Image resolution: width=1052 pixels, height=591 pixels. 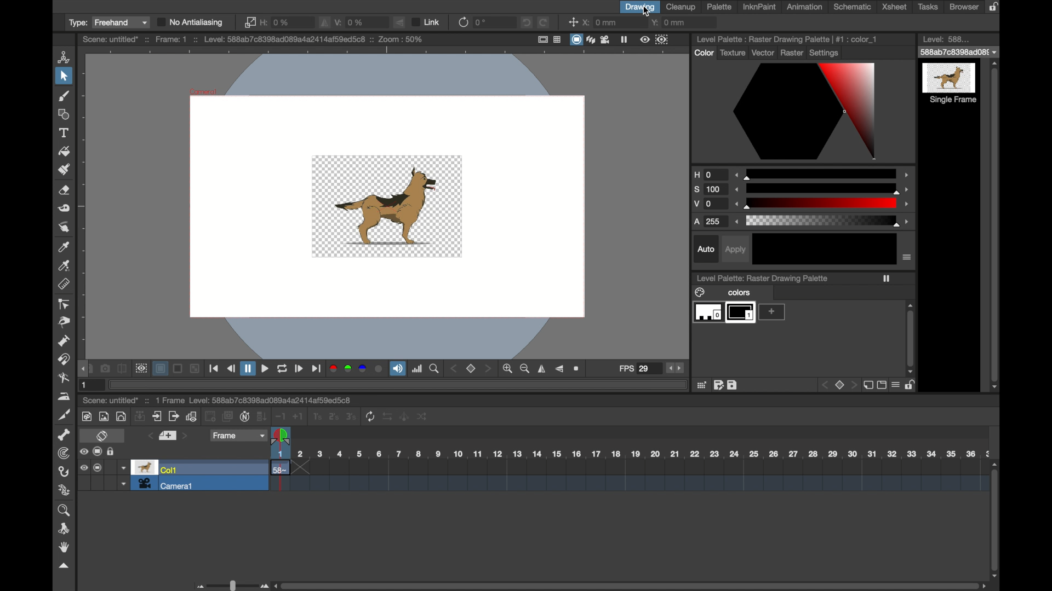 What do you see at coordinates (759, 7) in the screenshot?
I see `inknpaint ` at bounding box center [759, 7].